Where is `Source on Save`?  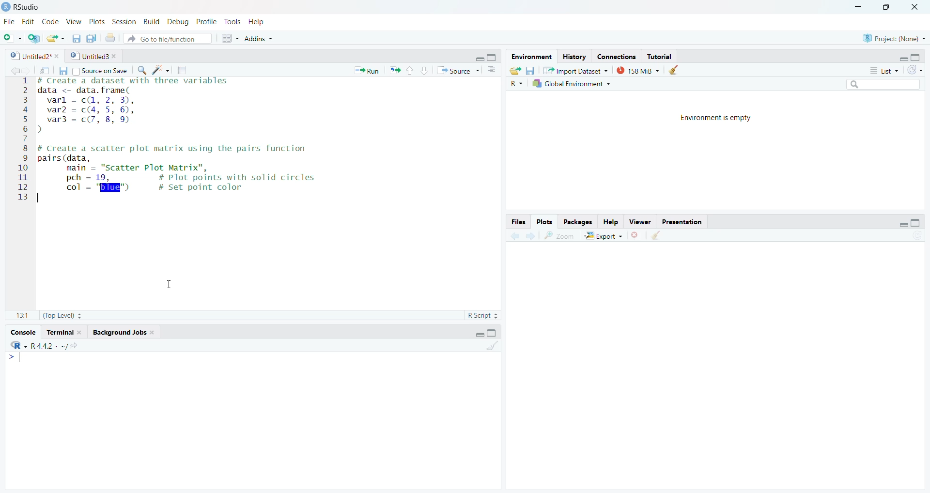
Source on Save is located at coordinates (102, 70).